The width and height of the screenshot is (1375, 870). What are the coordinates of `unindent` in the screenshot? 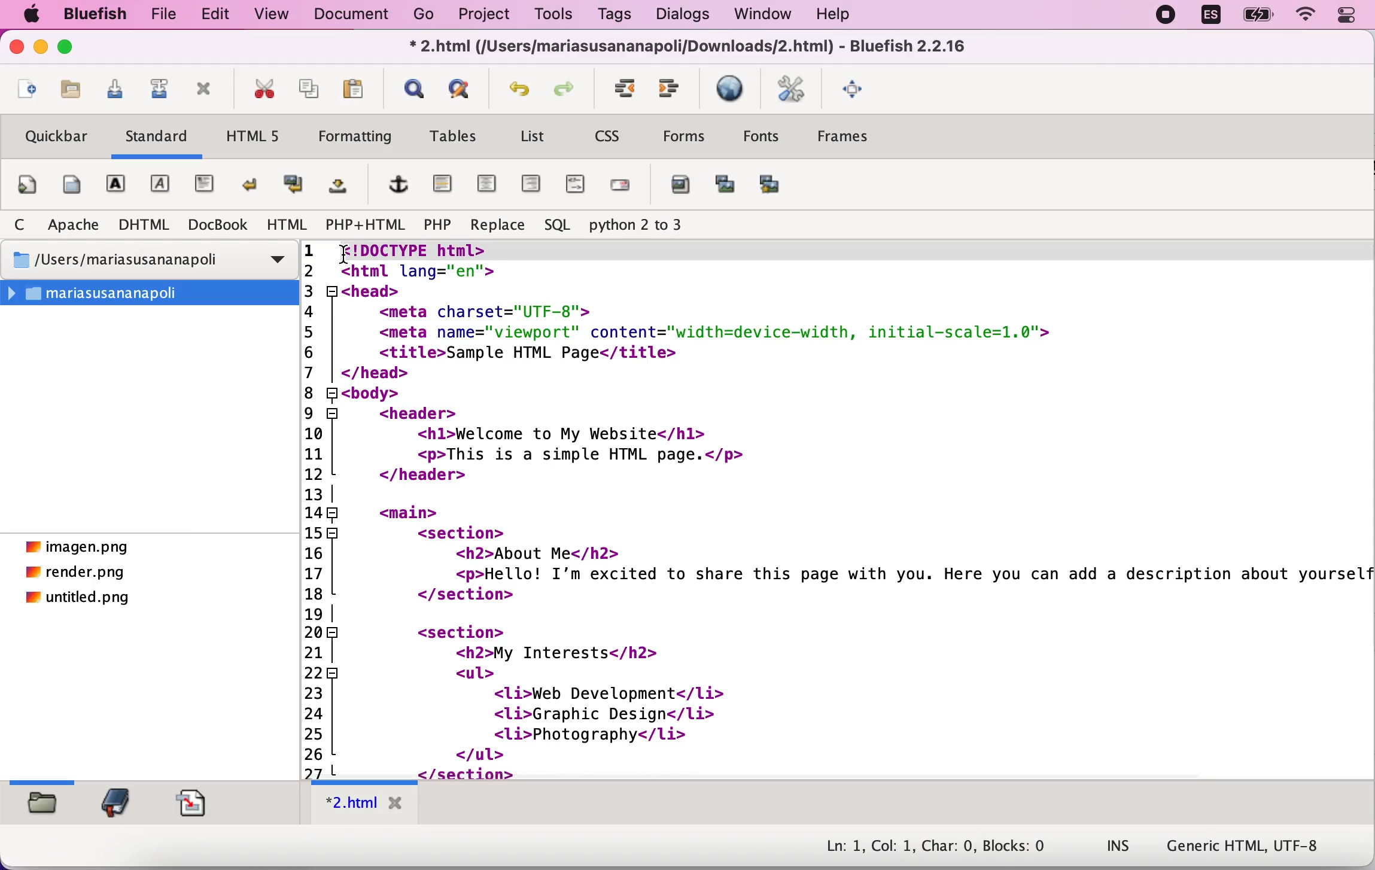 It's located at (629, 90).